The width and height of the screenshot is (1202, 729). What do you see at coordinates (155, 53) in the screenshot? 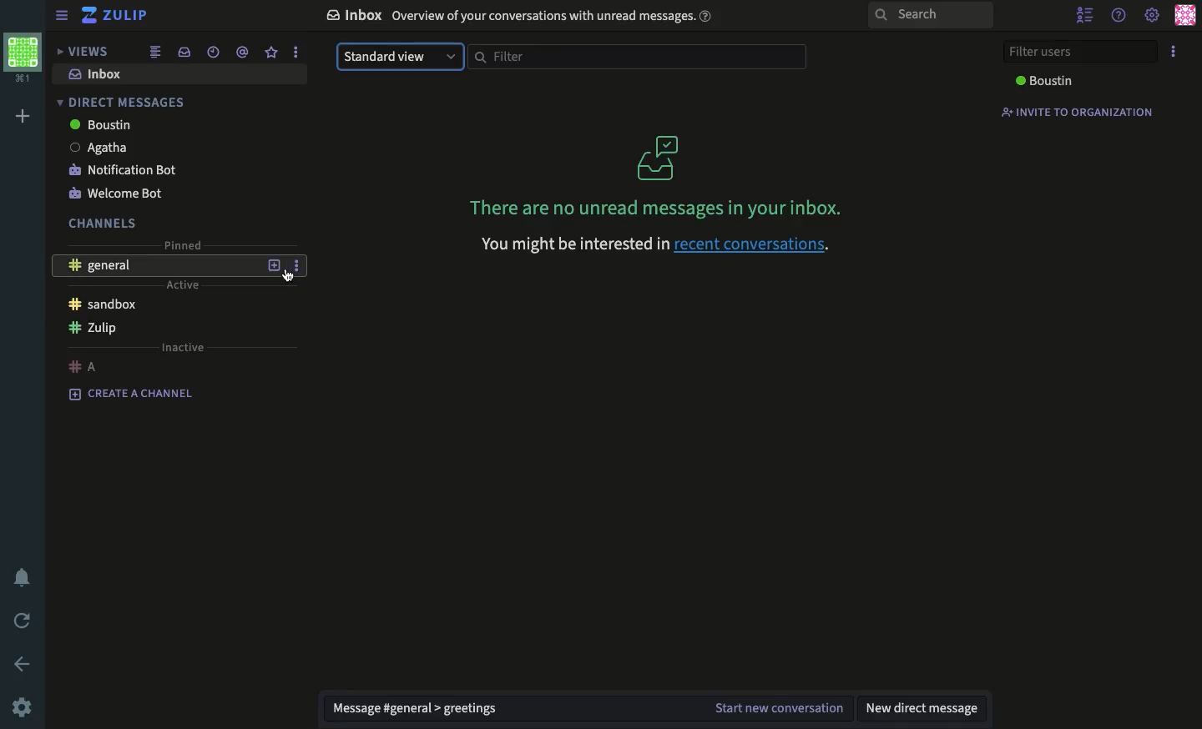
I see `combined feed` at bounding box center [155, 53].